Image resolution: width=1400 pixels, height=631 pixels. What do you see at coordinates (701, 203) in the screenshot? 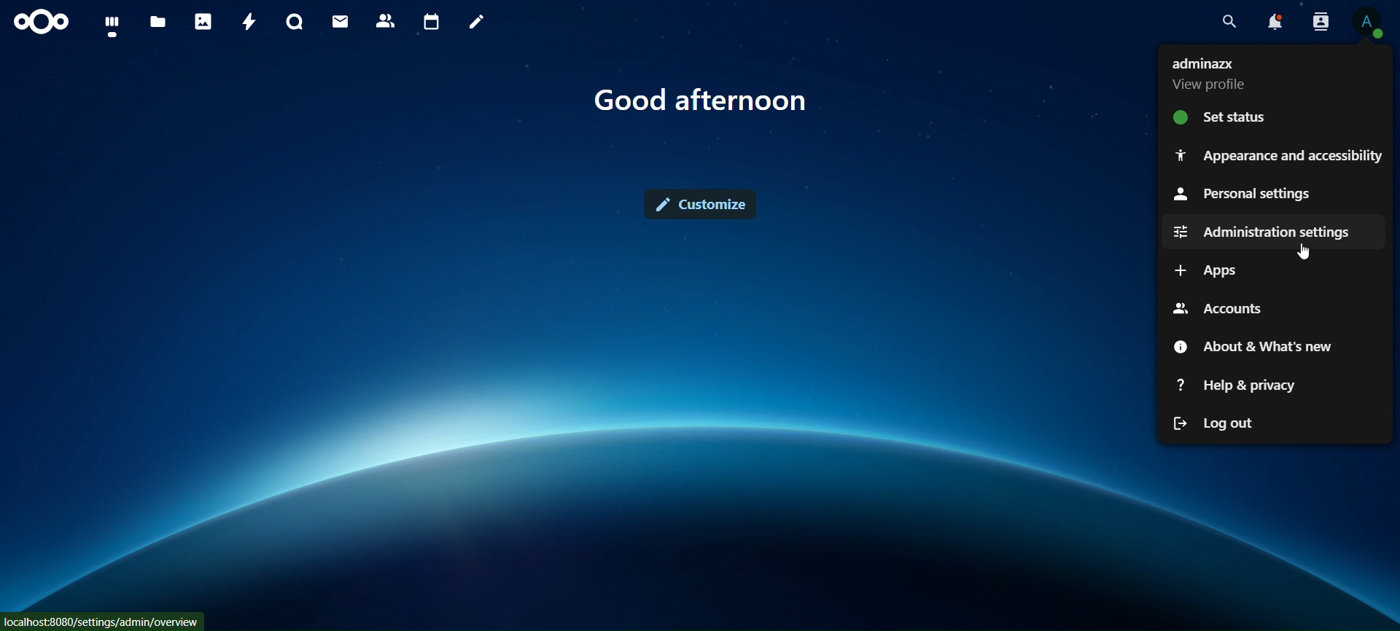
I see `customize` at bounding box center [701, 203].